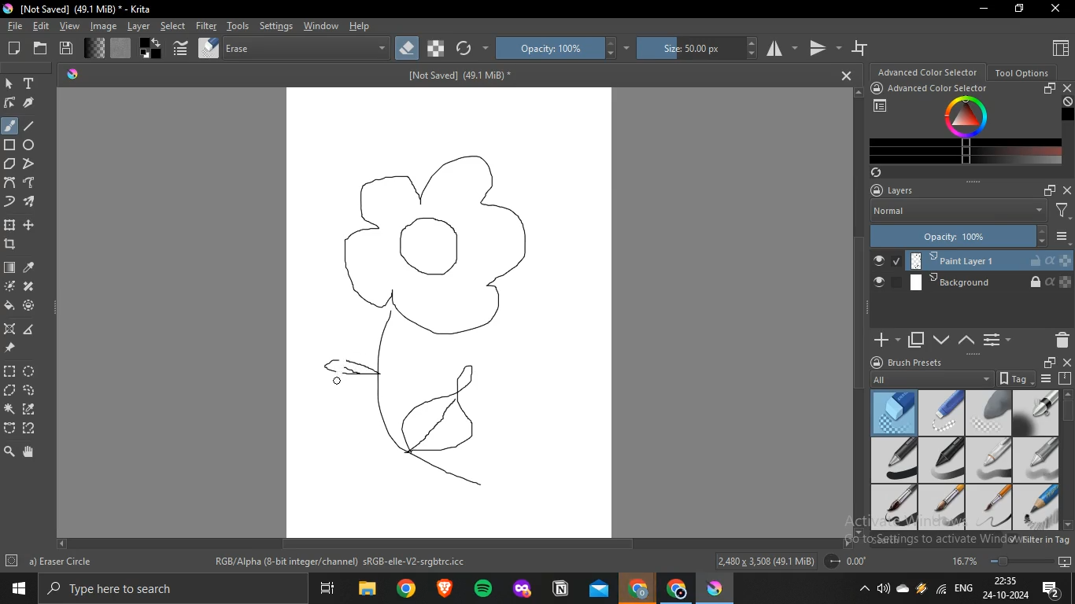 Image resolution: width=1075 pixels, height=604 pixels. What do you see at coordinates (599, 589) in the screenshot?
I see `Application` at bounding box center [599, 589].